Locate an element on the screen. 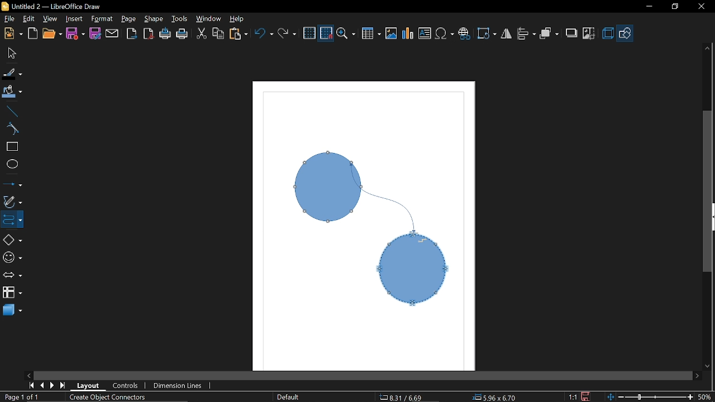  Arrows is located at coordinates (12, 276).